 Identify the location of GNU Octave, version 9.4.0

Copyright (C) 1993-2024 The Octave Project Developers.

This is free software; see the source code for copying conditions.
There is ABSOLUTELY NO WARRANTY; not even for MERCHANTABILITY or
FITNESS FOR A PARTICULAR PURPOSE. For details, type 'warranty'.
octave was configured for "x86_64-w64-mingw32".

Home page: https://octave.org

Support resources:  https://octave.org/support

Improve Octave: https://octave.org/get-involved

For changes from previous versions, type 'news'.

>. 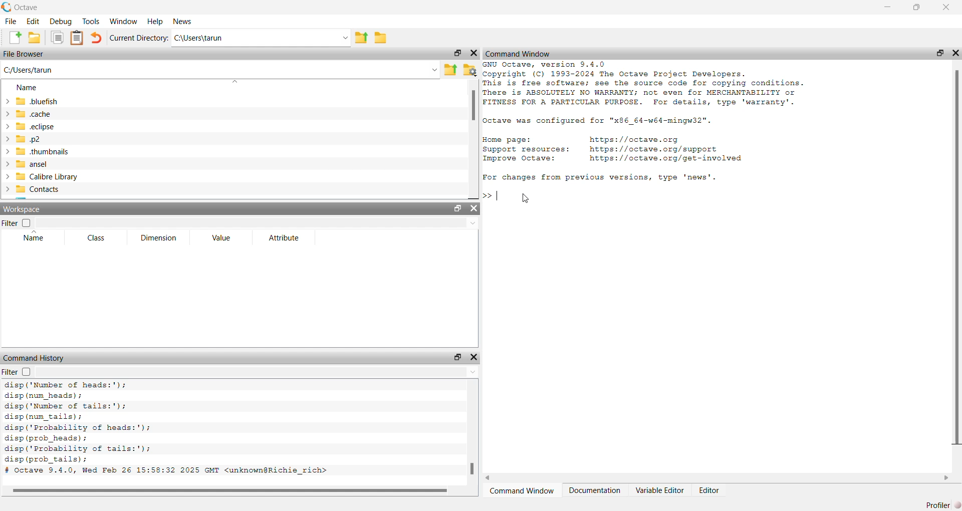
(645, 133).